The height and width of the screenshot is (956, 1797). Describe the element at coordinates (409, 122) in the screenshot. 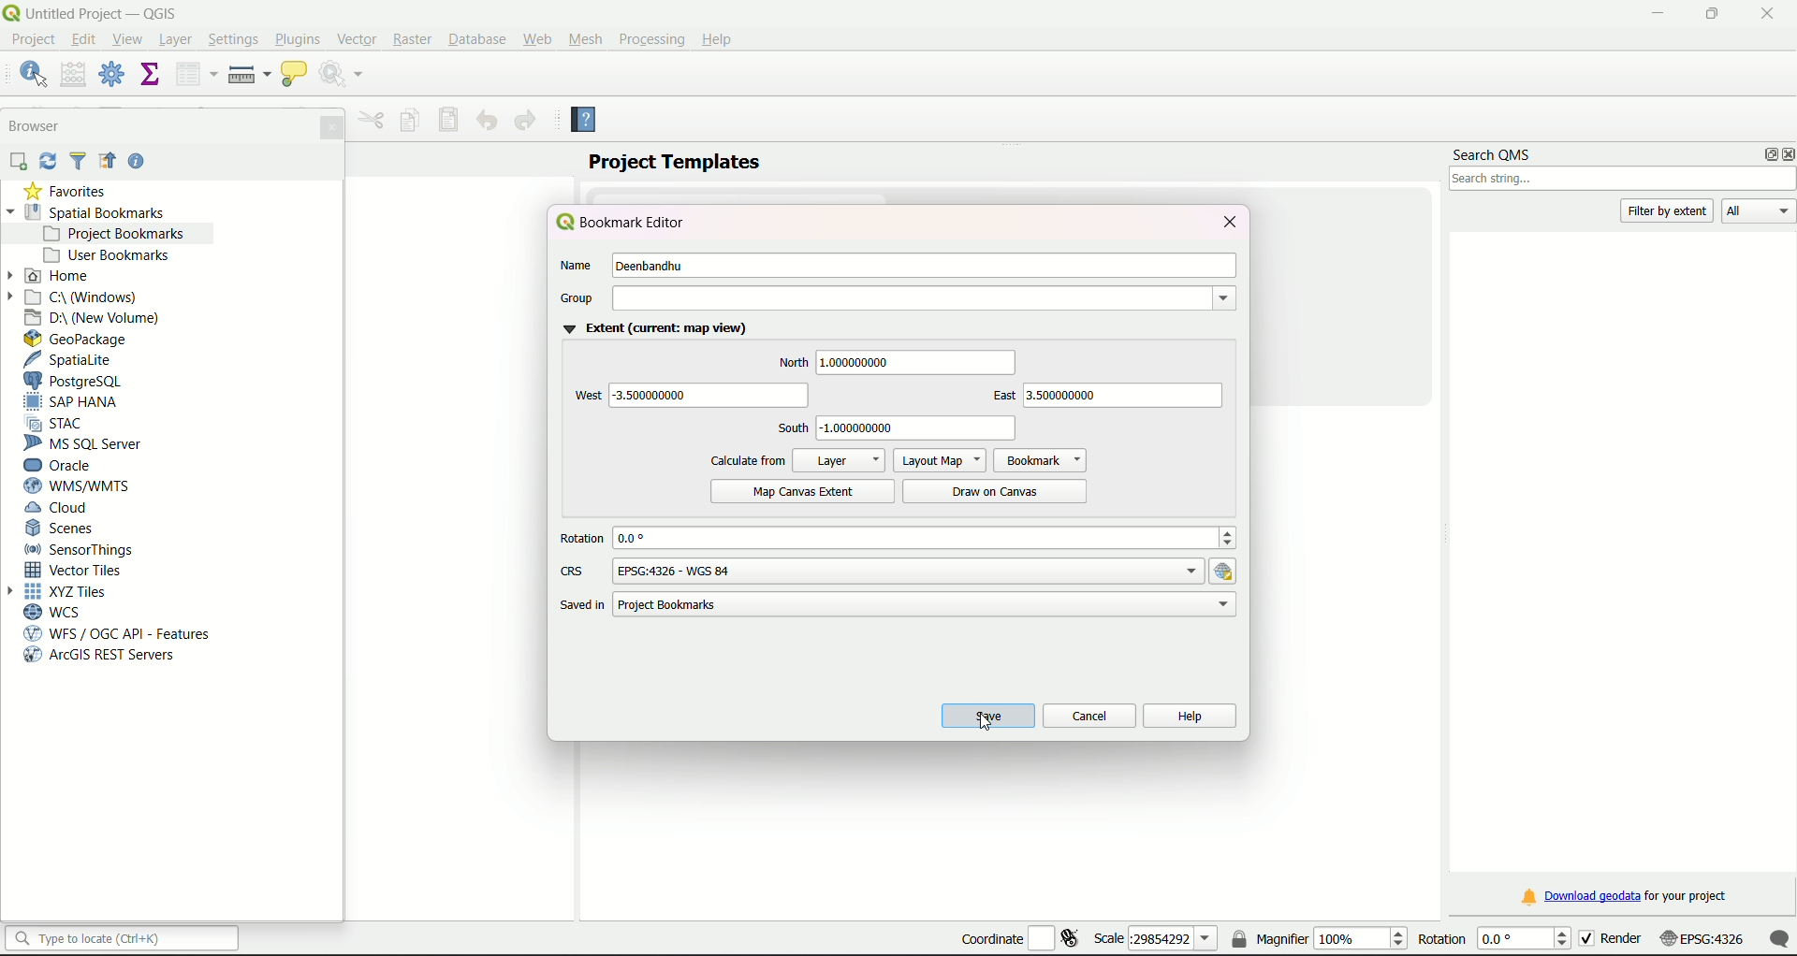

I see `Copy feature` at that location.